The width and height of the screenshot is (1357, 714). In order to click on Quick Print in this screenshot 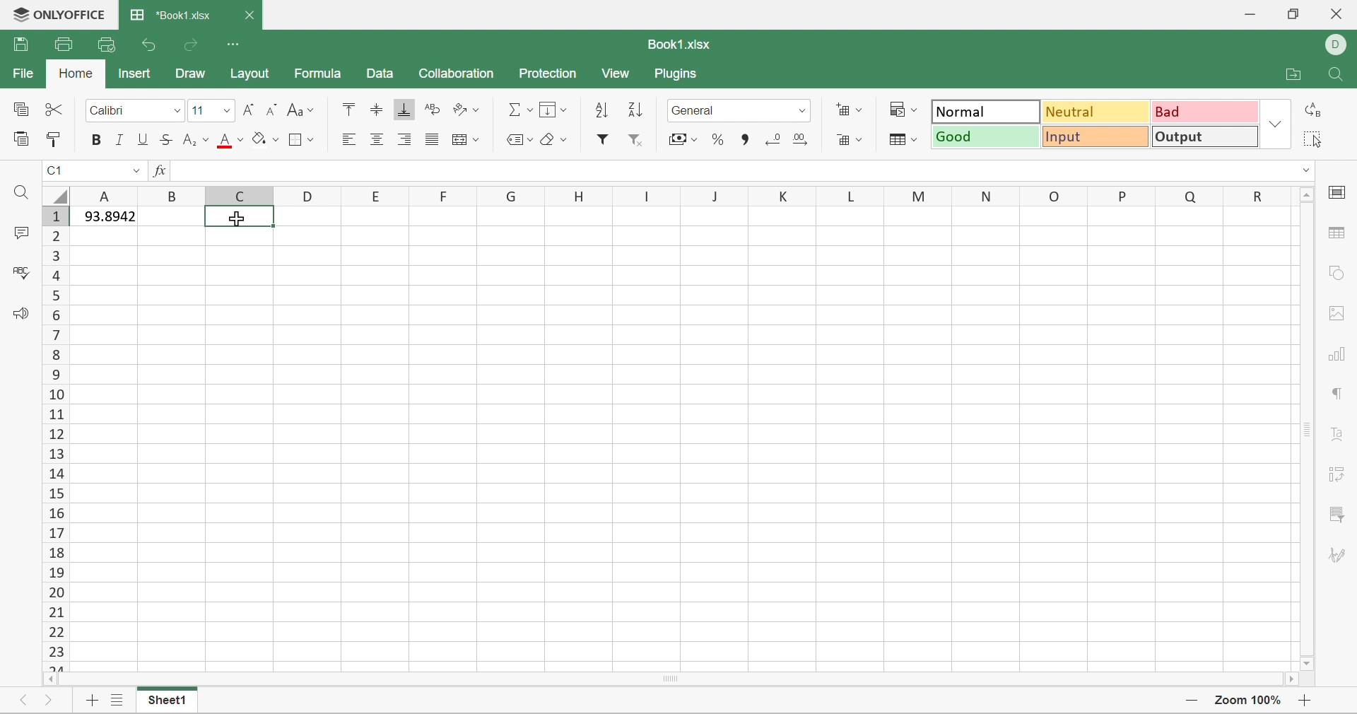, I will do `click(102, 43)`.